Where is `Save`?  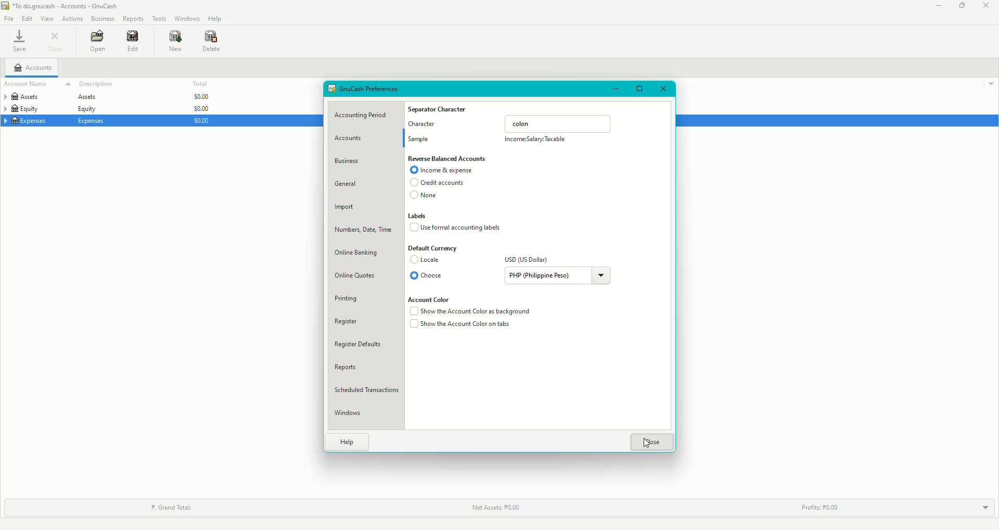 Save is located at coordinates (20, 41).